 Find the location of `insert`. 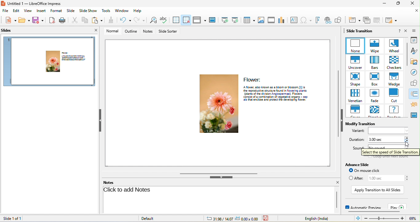

insert is located at coordinates (42, 11).